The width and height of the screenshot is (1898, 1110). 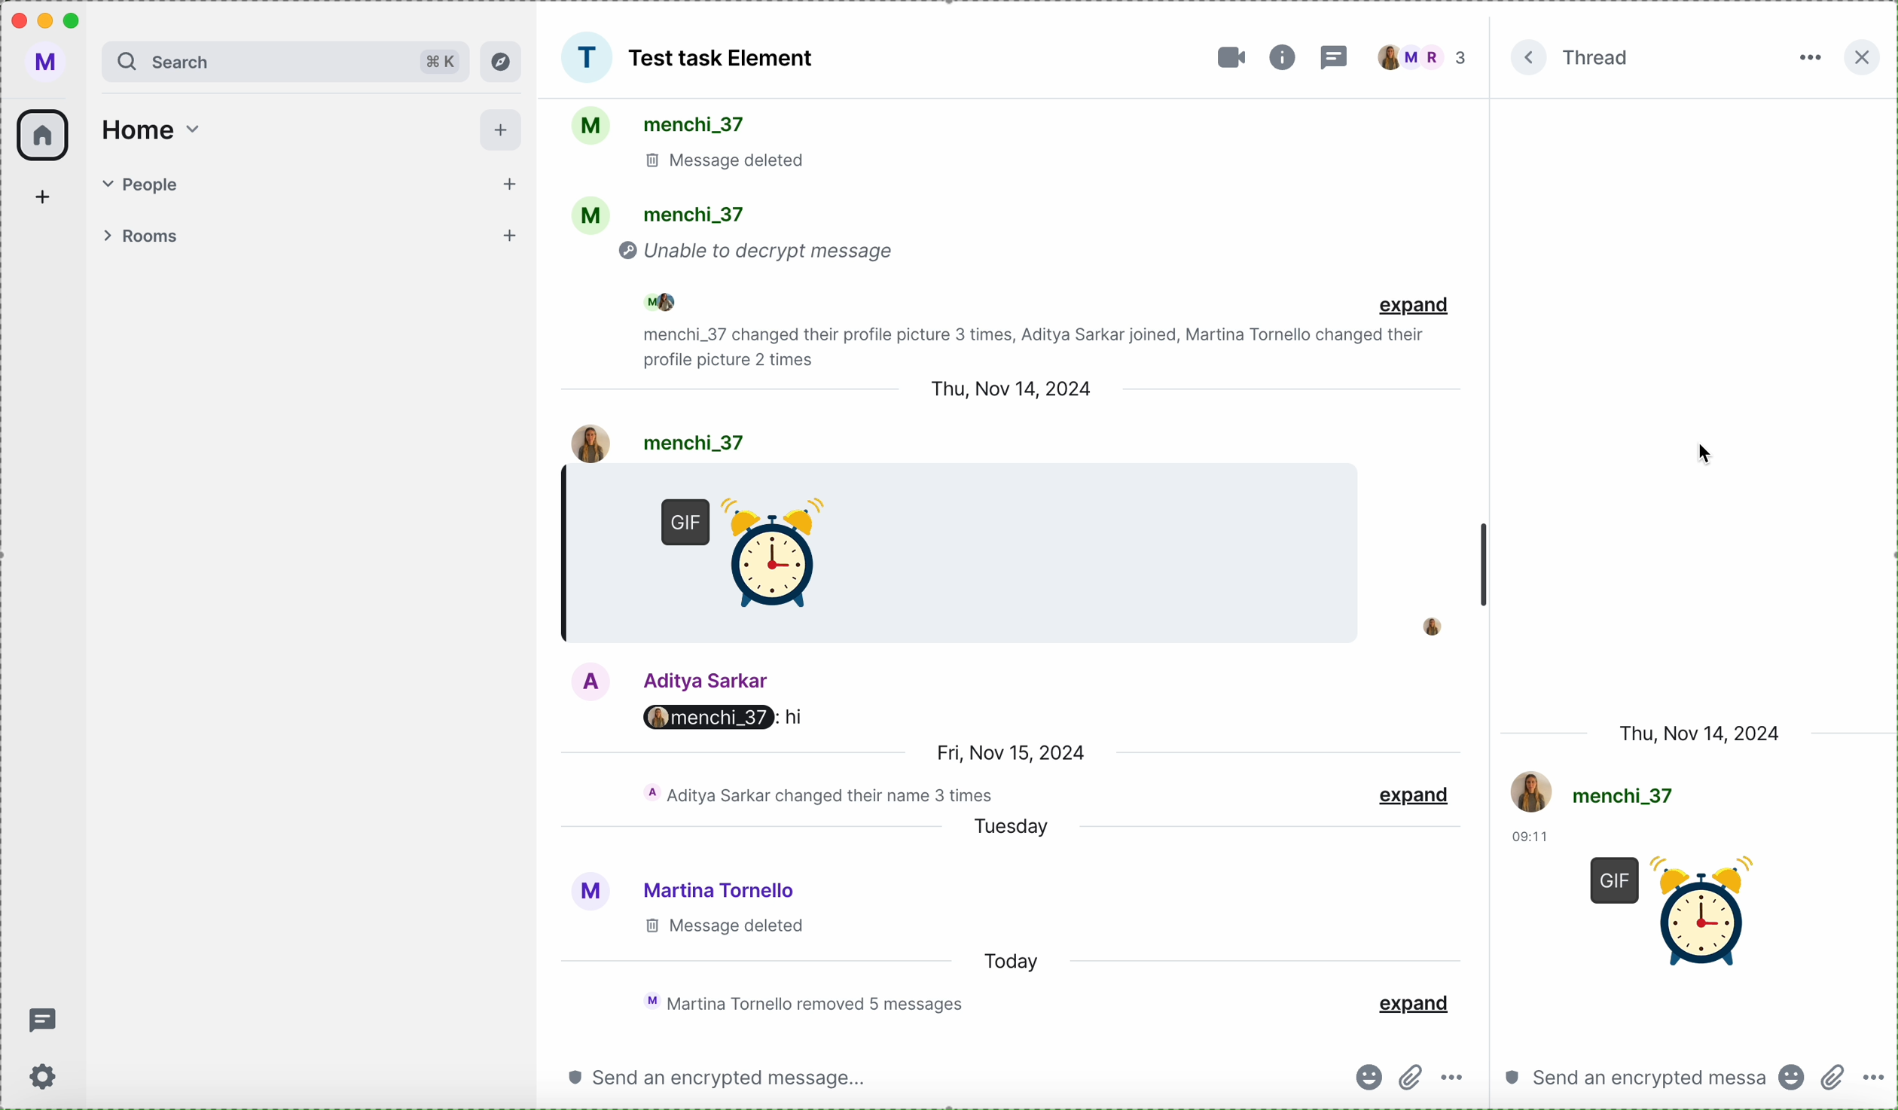 I want to click on minimize program, so click(x=47, y=23).